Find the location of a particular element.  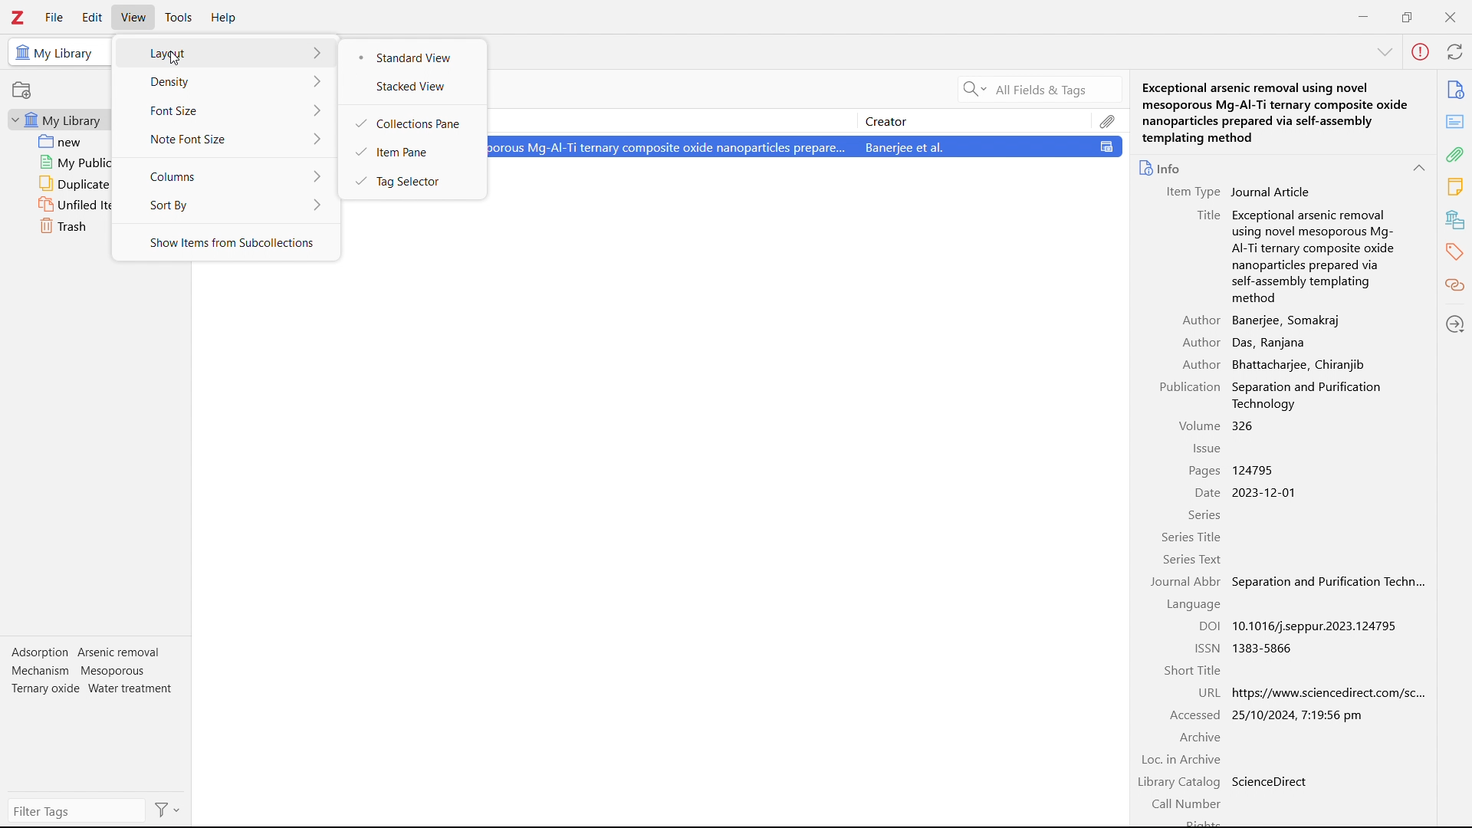

item pane is located at coordinates (411, 151).